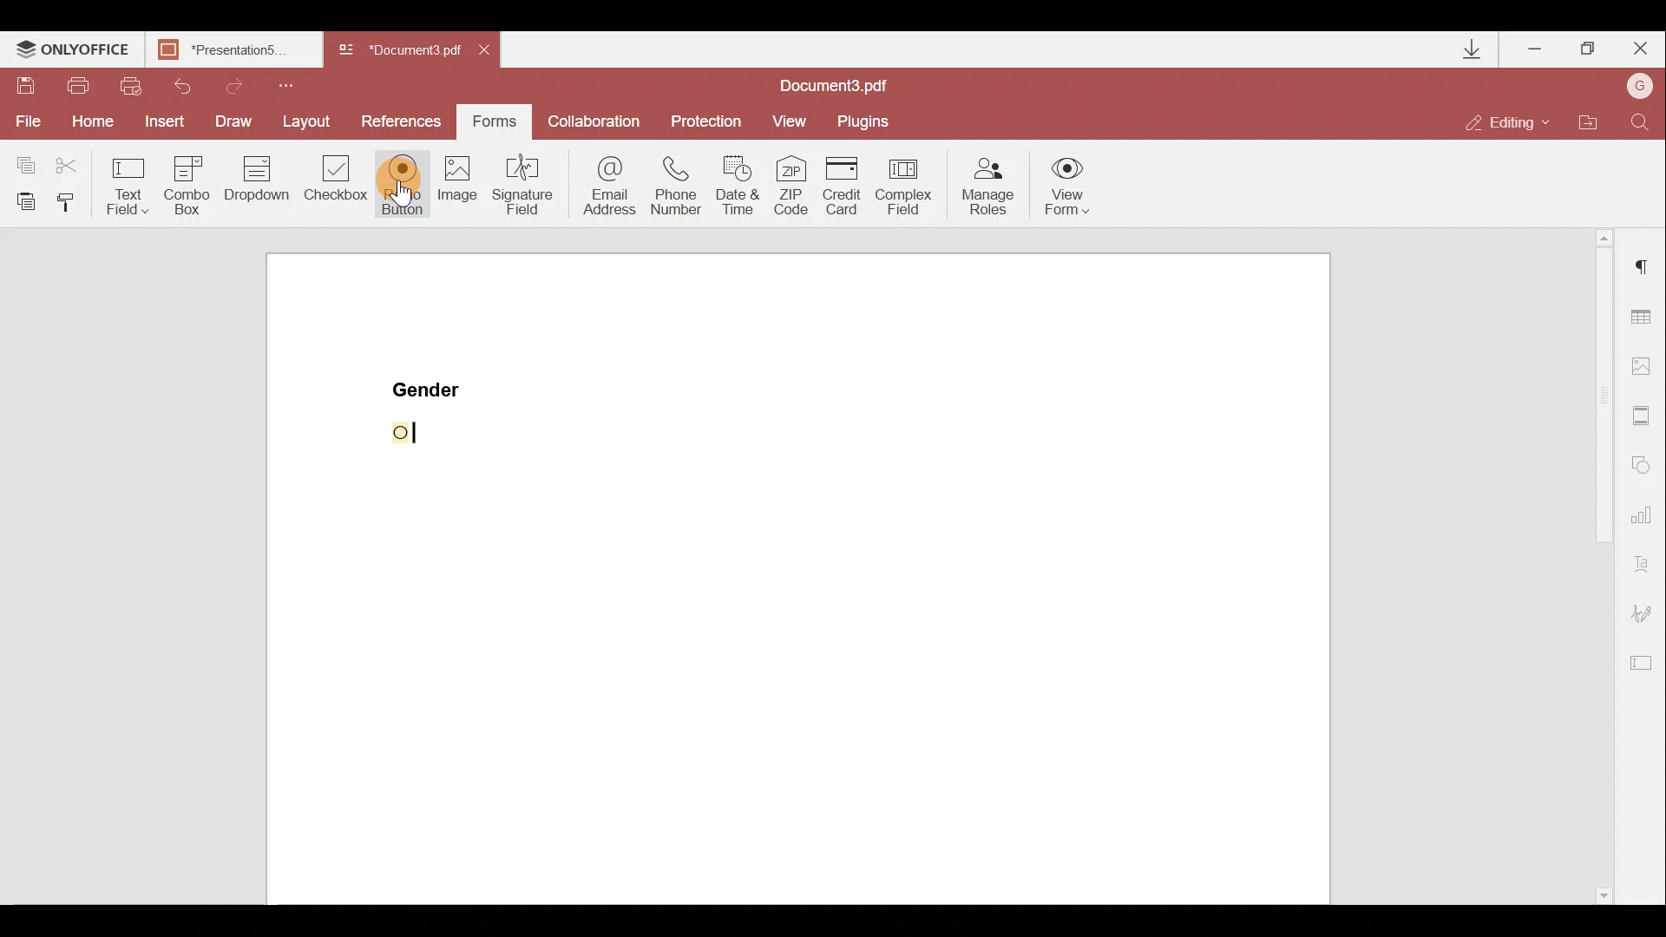 This screenshot has height=937, width=1666. I want to click on Document name, so click(838, 83).